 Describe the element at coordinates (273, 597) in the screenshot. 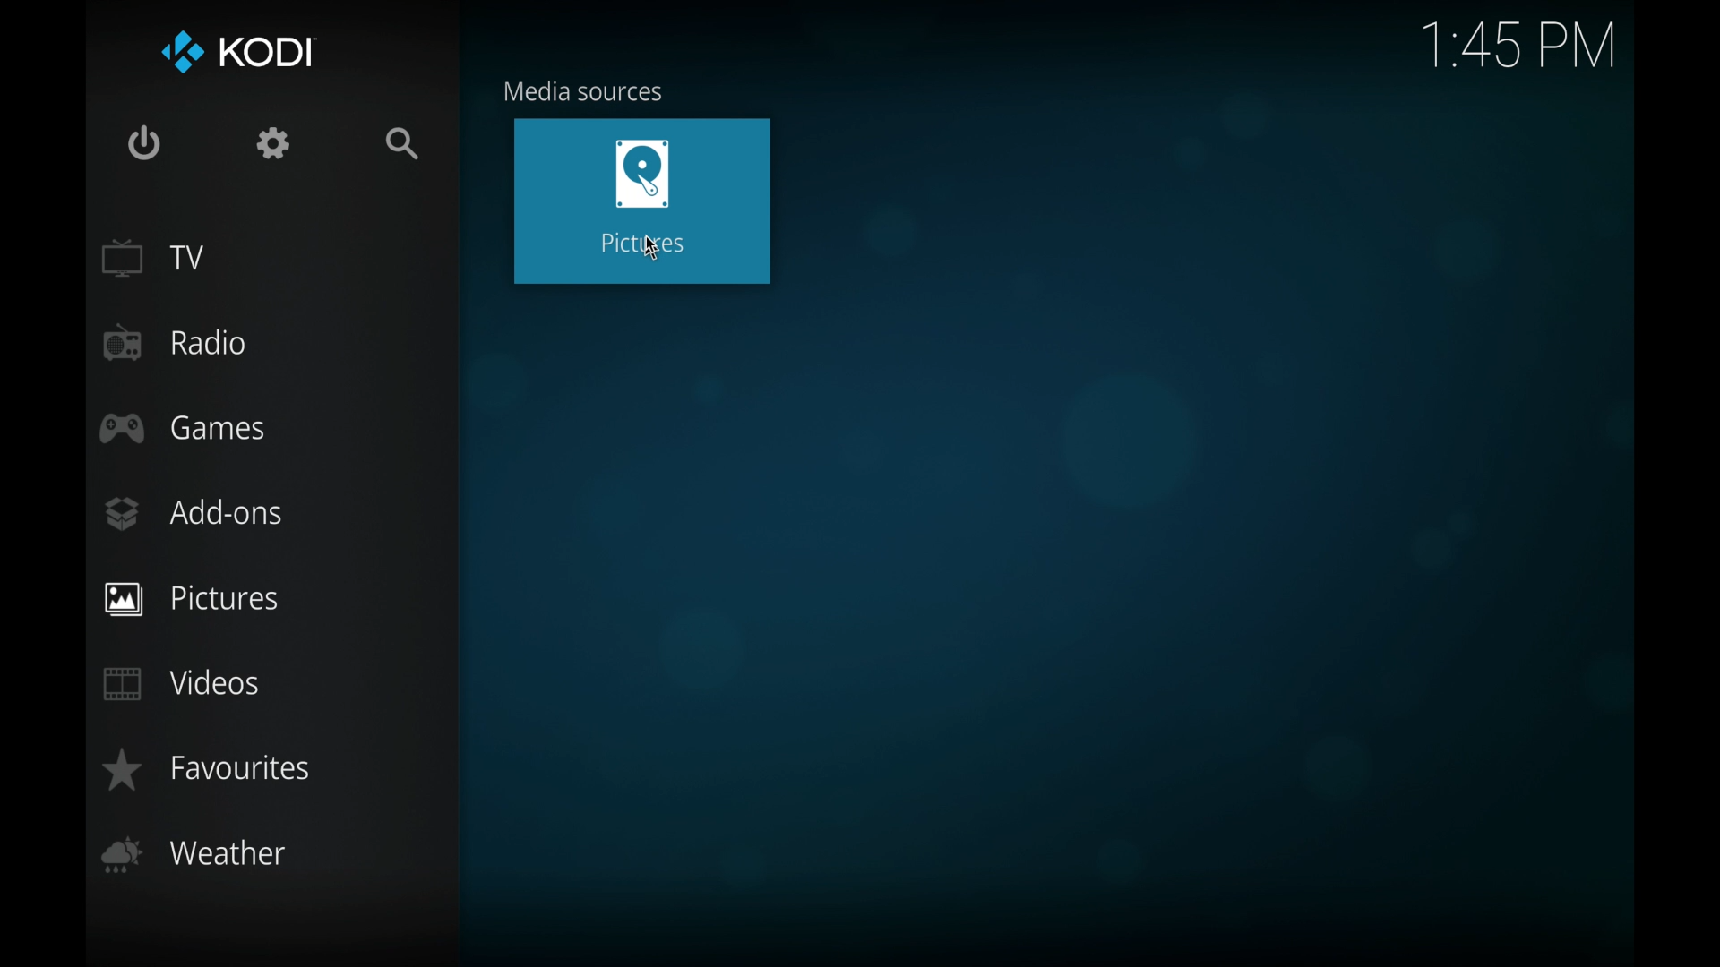

I see `pictures` at that location.